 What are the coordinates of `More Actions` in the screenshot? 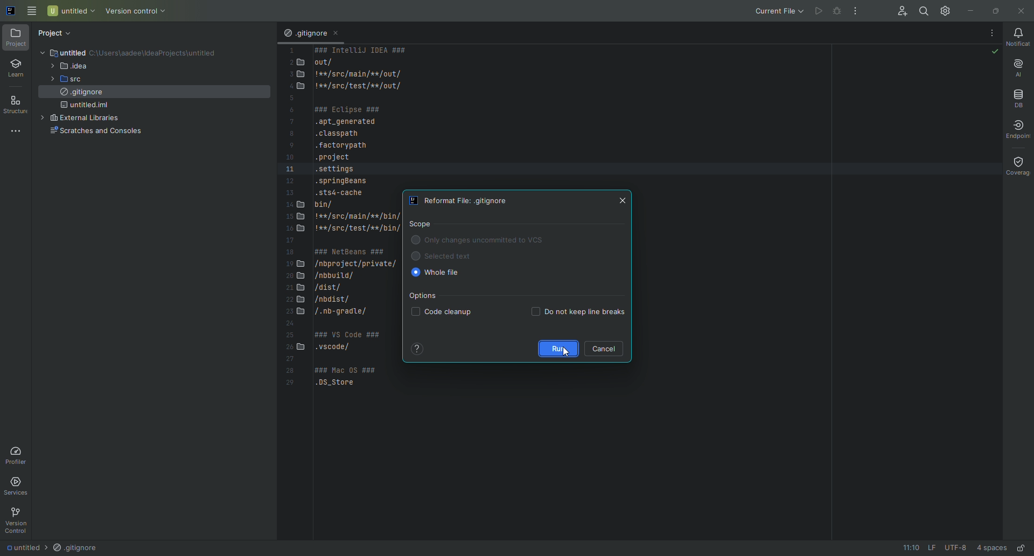 It's located at (854, 12).